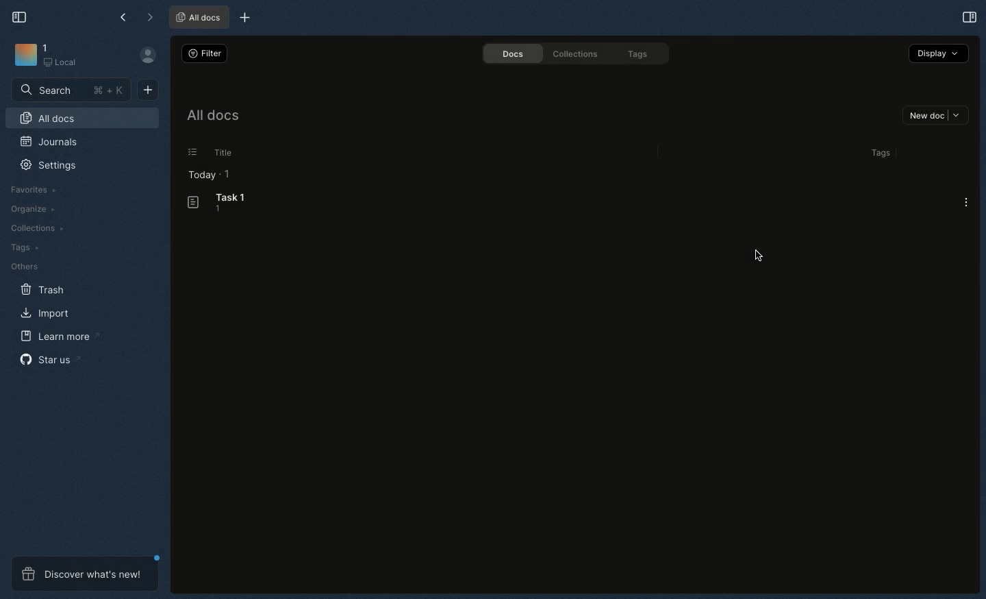 The image size is (986, 599). I want to click on Left arrow, so click(125, 16).